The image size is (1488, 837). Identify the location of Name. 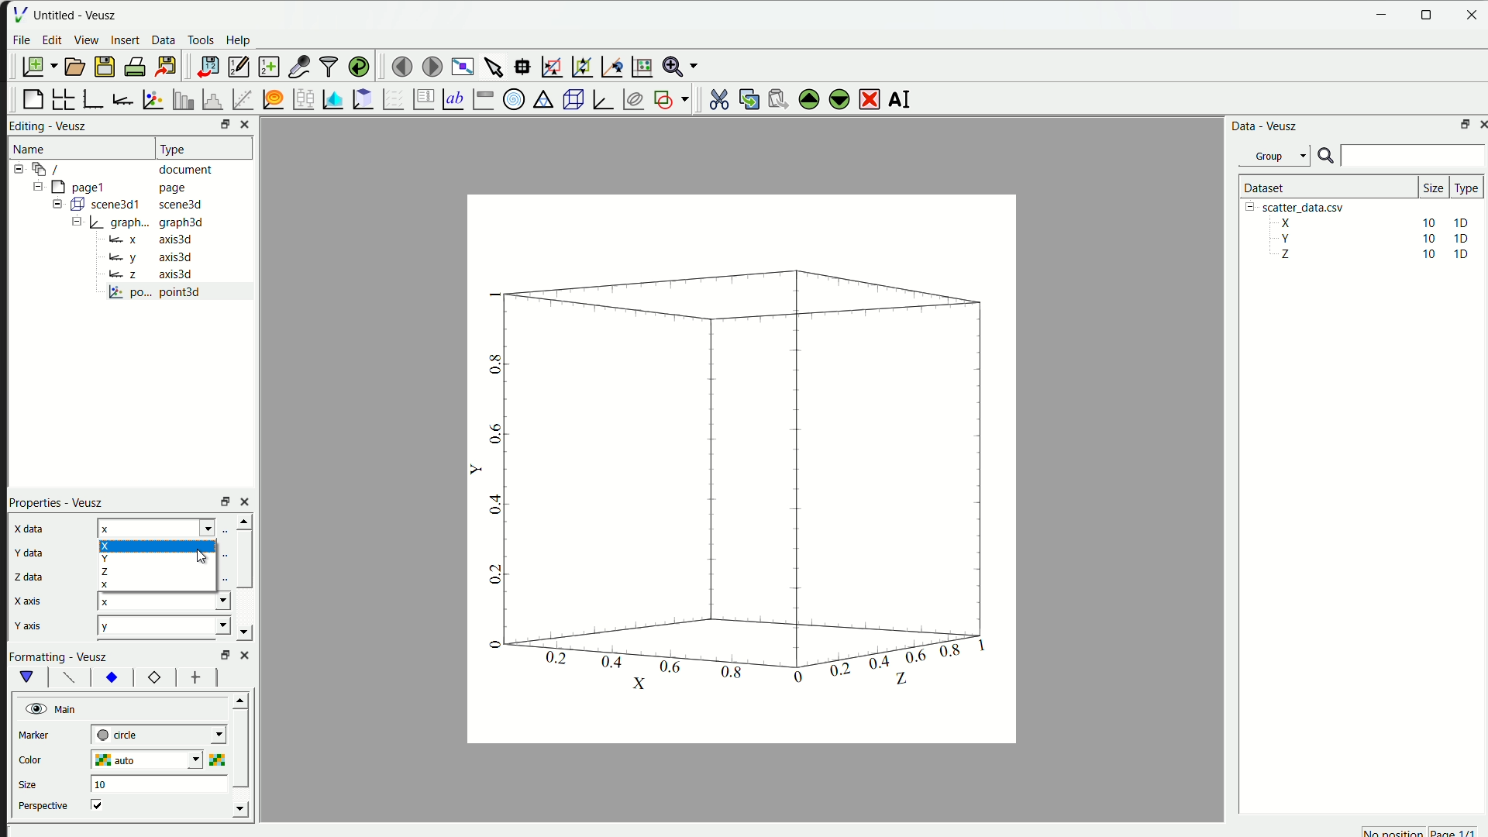
(31, 146).